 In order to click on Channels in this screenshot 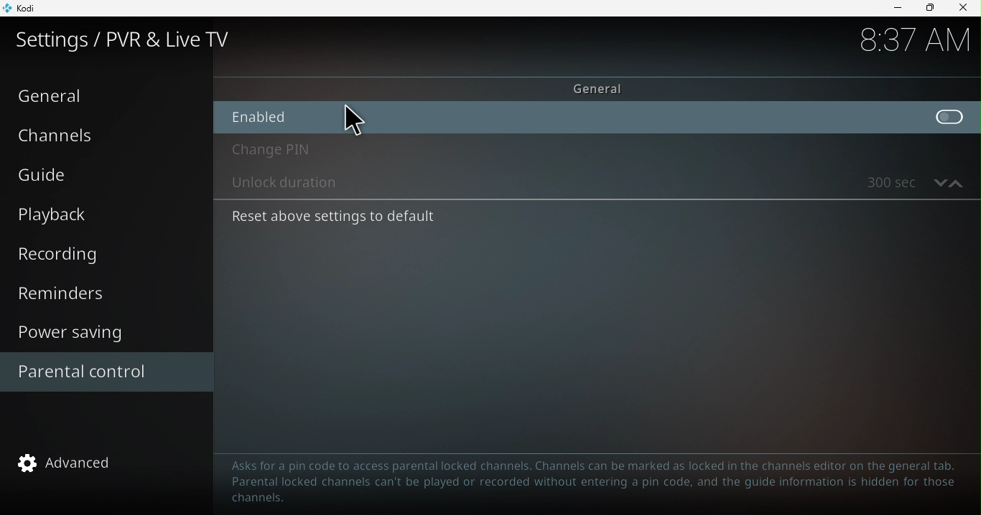, I will do `click(102, 134)`.